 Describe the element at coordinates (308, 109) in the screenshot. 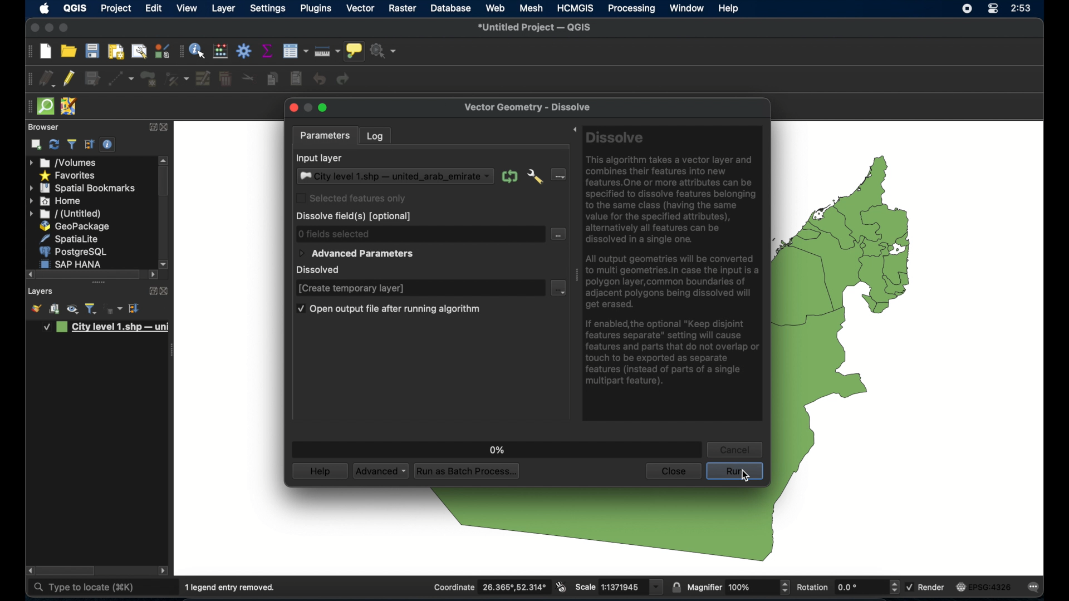

I see `inactive minimize button` at that location.